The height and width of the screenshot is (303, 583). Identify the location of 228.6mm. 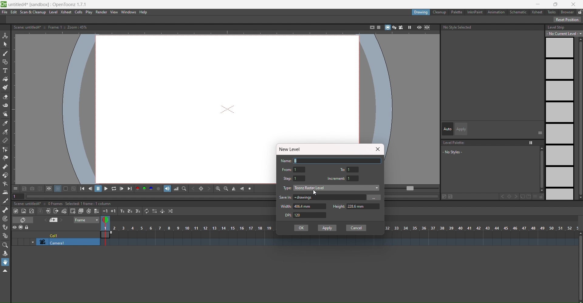
(364, 207).